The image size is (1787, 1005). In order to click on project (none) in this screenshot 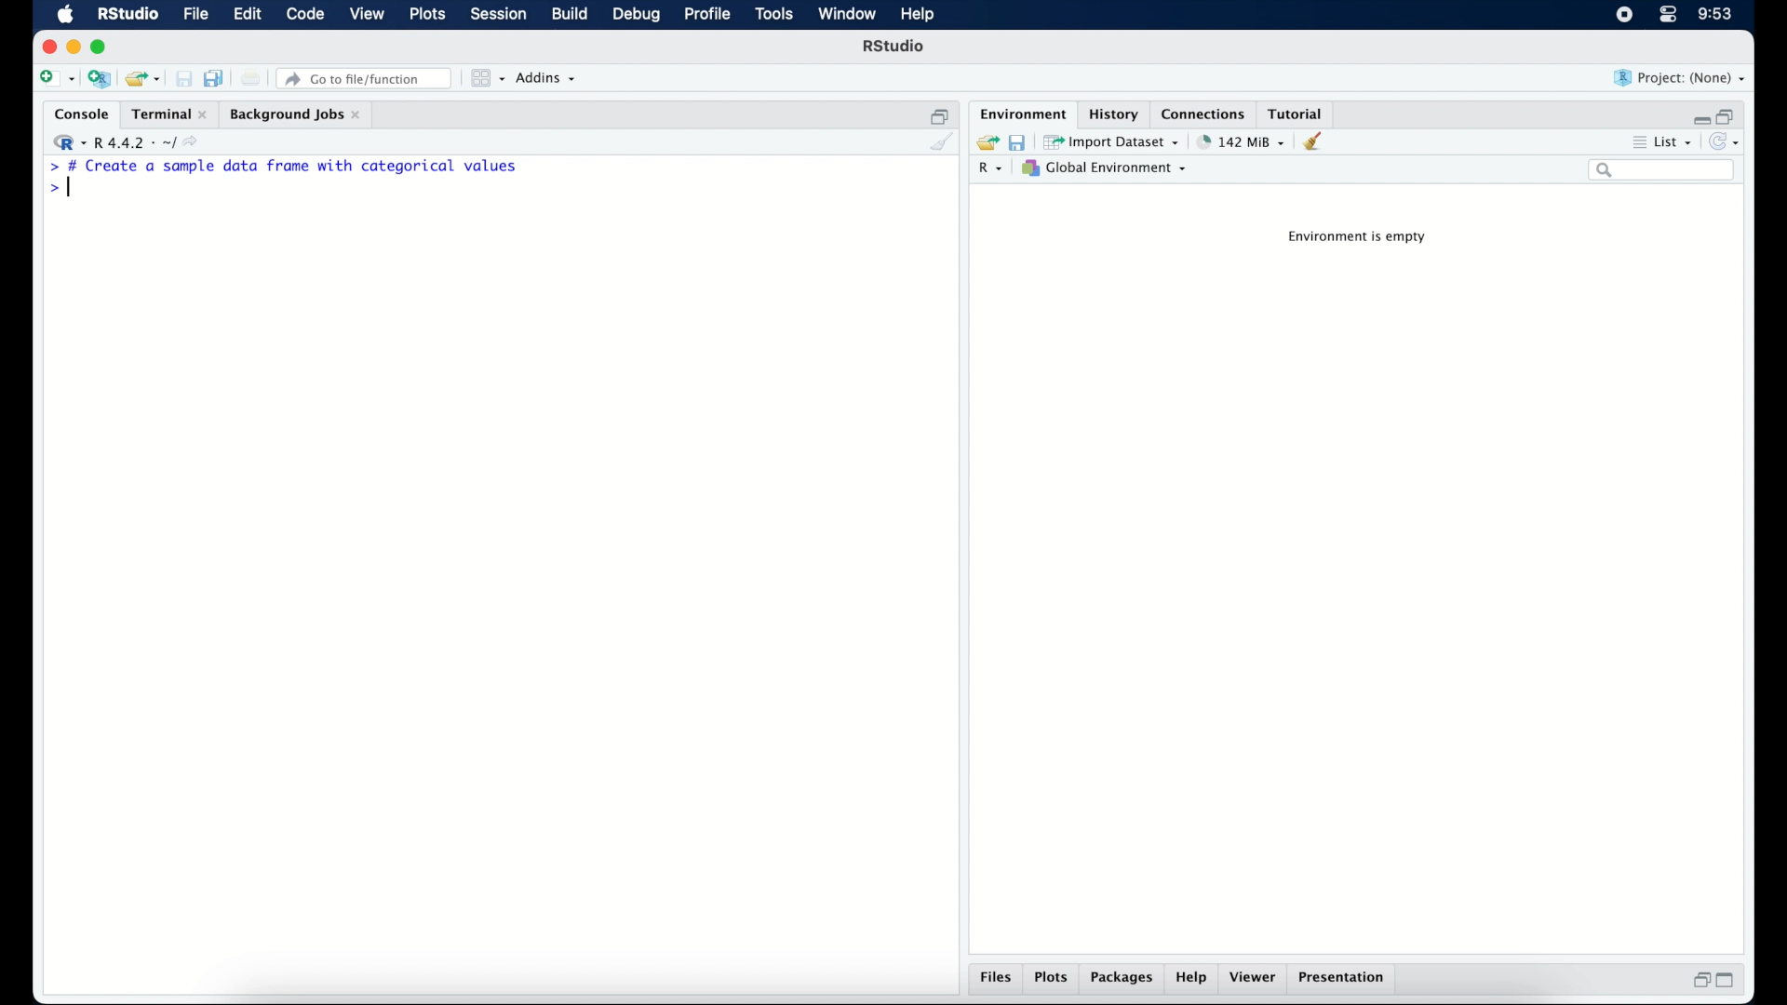, I will do `click(1680, 77)`.